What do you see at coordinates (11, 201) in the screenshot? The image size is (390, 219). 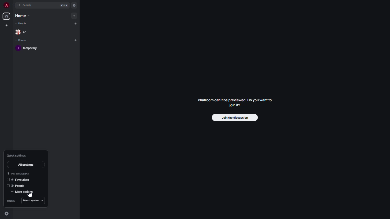 I see `theme` at bounding box center [11, 201].